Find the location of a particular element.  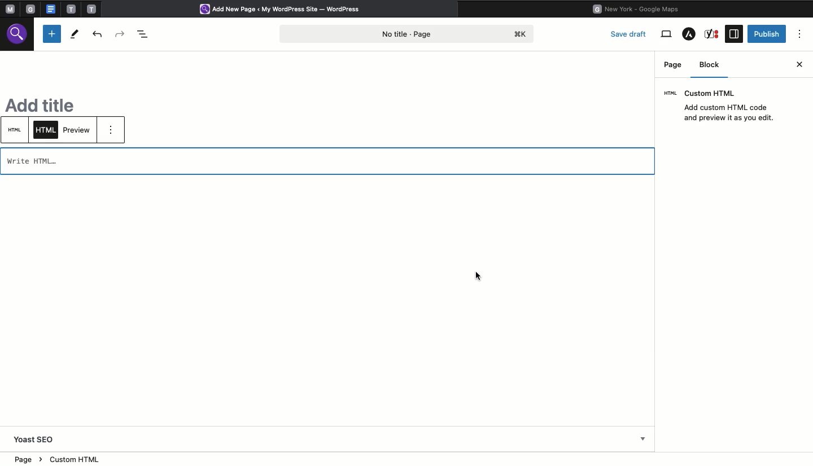

Save draft is located at coordinates (630, 33).